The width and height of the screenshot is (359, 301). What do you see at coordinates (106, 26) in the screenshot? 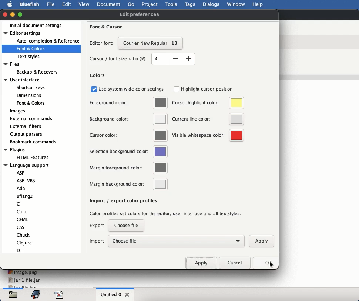
I see `font and cursor` at bounding box center [106, 26].